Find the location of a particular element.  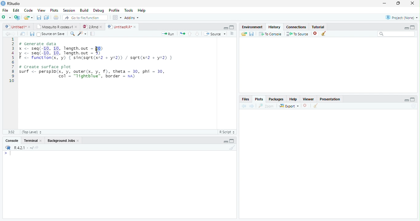

New file is located at coordinates (6, 17).